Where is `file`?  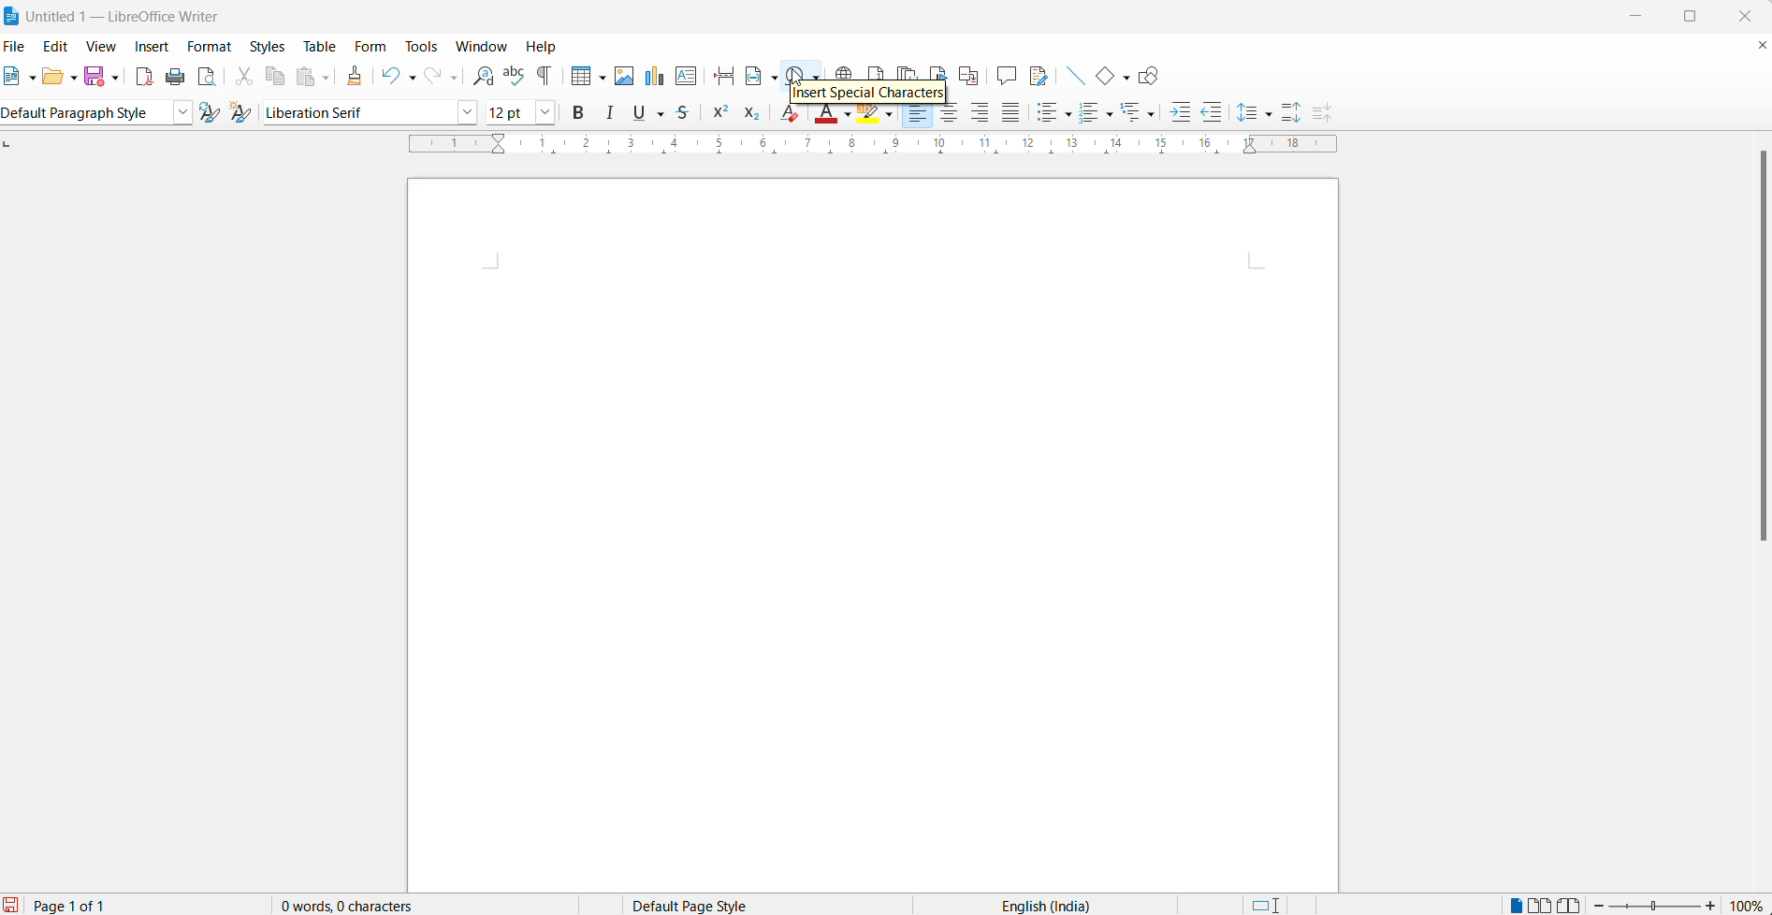
file is located at coordinates (18, 45).